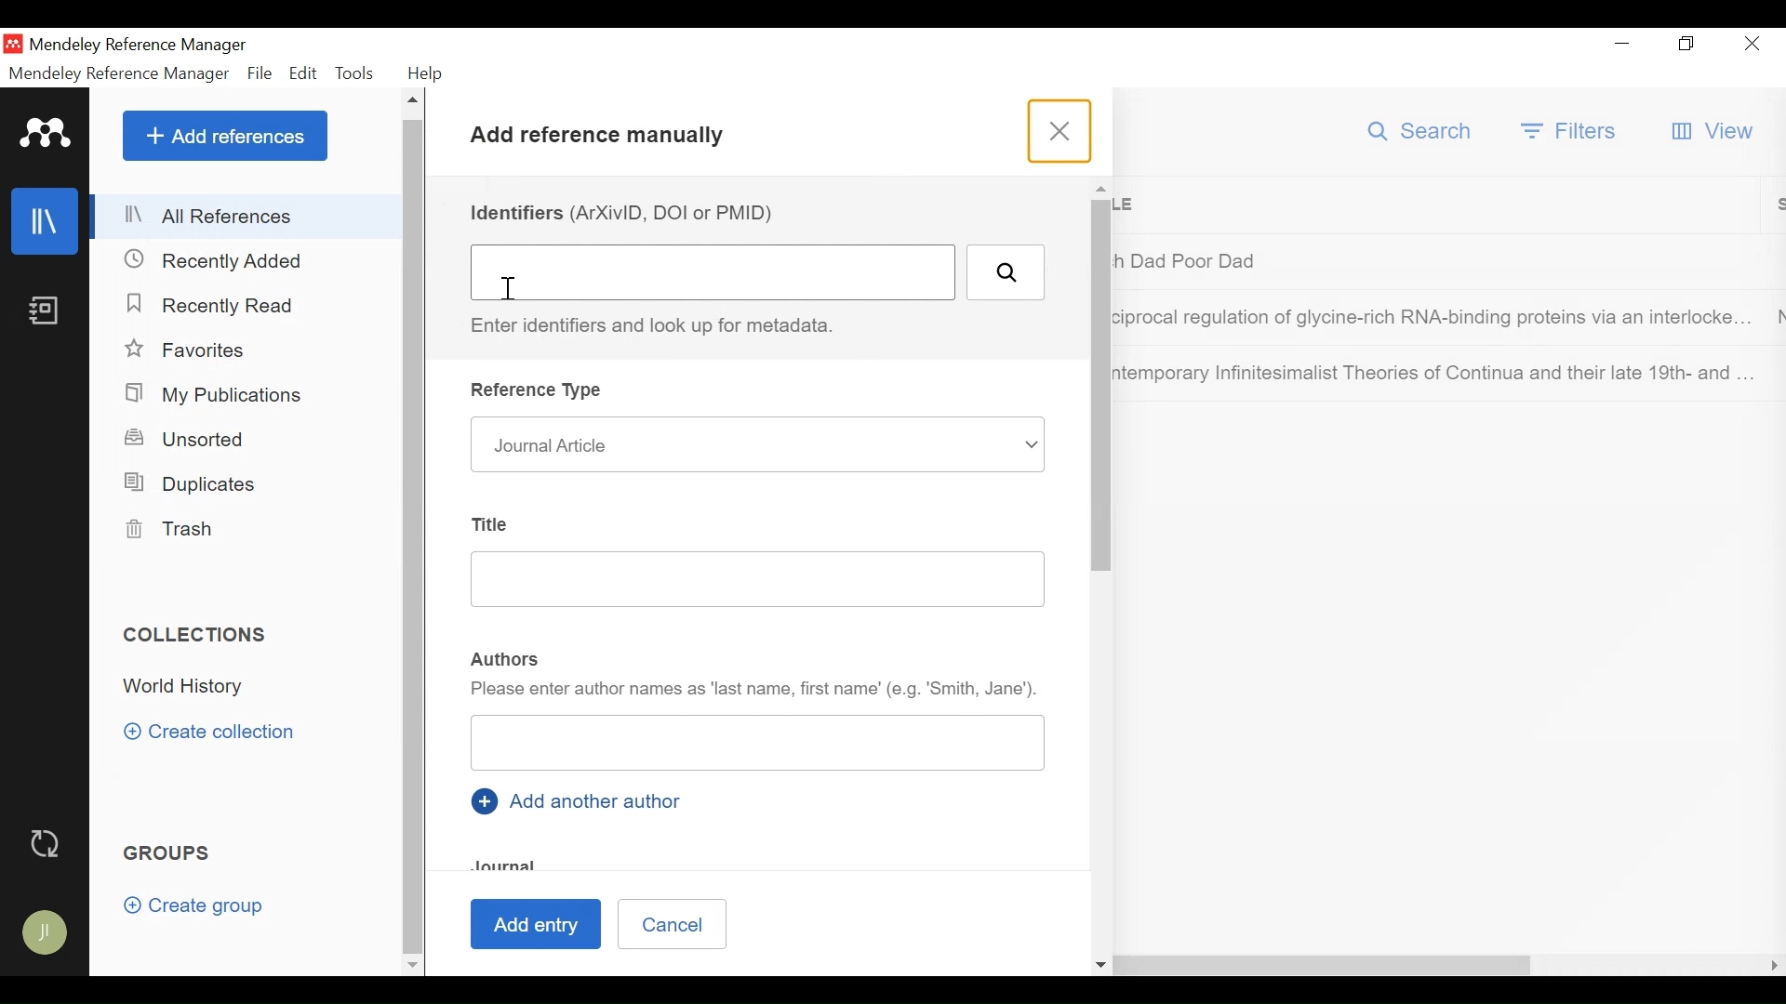  Describe the element at coordinates (517, 291) in the screenshot. I see `cursor` at that location.